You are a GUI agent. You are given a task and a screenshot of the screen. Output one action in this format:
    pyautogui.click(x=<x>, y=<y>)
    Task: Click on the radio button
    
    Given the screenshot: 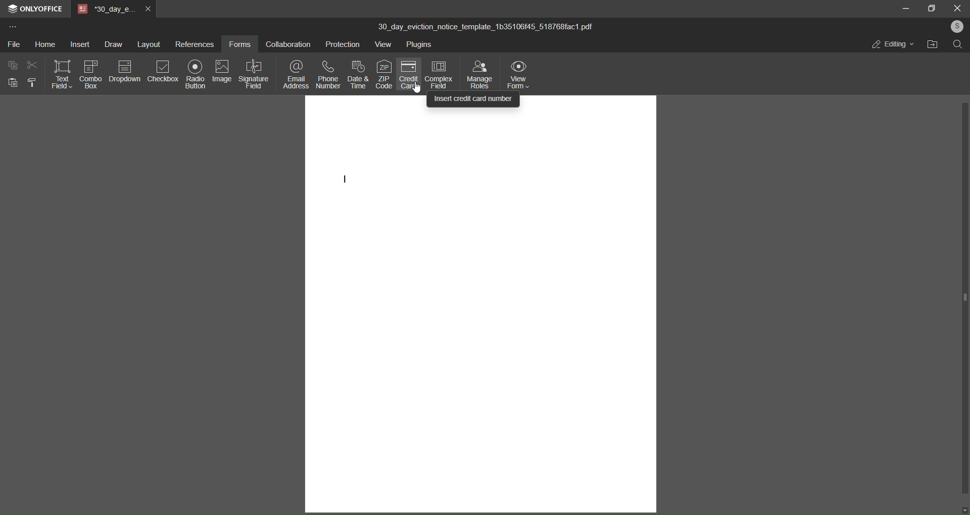 What is the action you would take?
    pyautogui.click(x=195, y=76)
    